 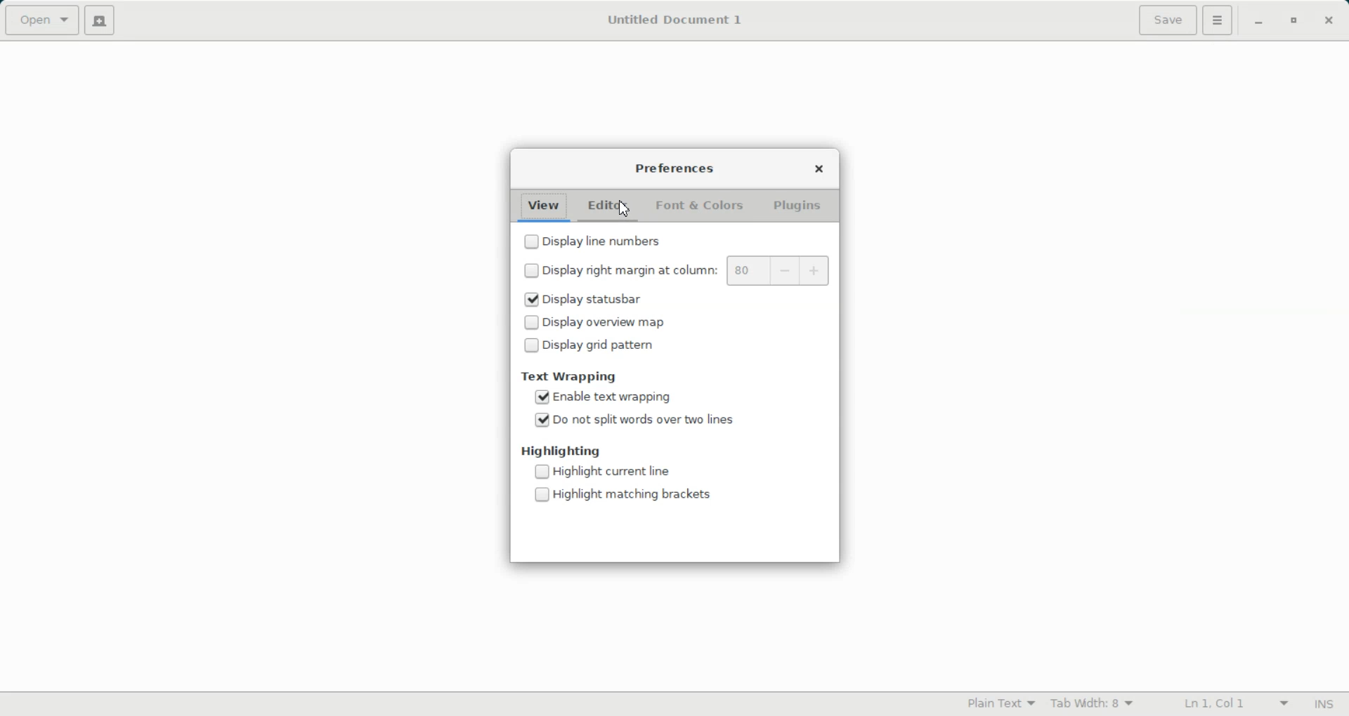 I want to click on Disable Highlight matching brackets, so click(x=622, y=494).